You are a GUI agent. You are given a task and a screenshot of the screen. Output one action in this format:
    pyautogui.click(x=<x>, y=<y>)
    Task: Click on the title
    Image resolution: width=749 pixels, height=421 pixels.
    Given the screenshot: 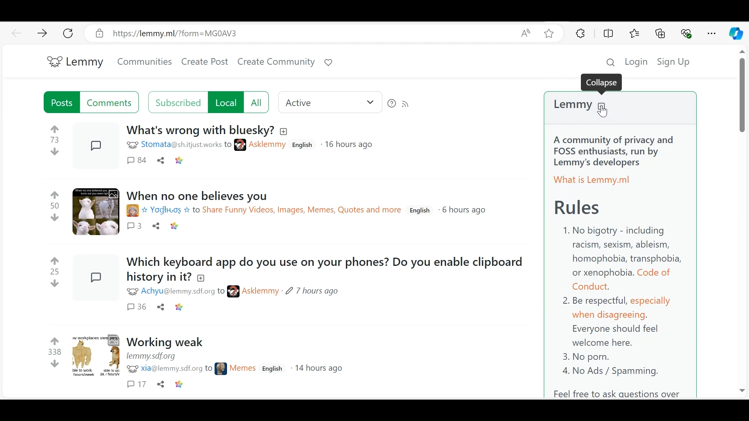 What is the action you would take?
    pyautogui.click(x=158, y=276)
    